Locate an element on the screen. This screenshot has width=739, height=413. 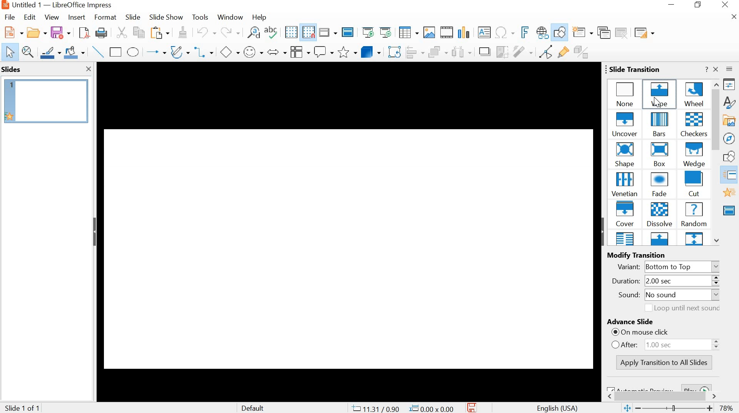
COPY is located at coordinates (140, 33).